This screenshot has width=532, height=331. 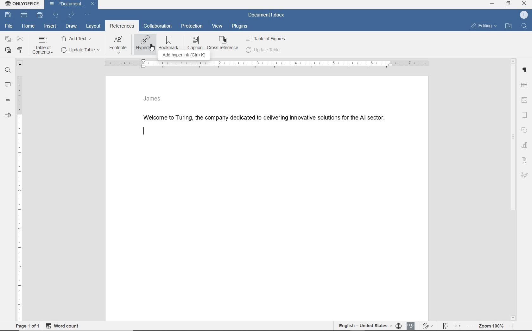 What do you see at coordinates (93, 4) in the screenshot?
I see `Close` at bounding box center [93, 4].